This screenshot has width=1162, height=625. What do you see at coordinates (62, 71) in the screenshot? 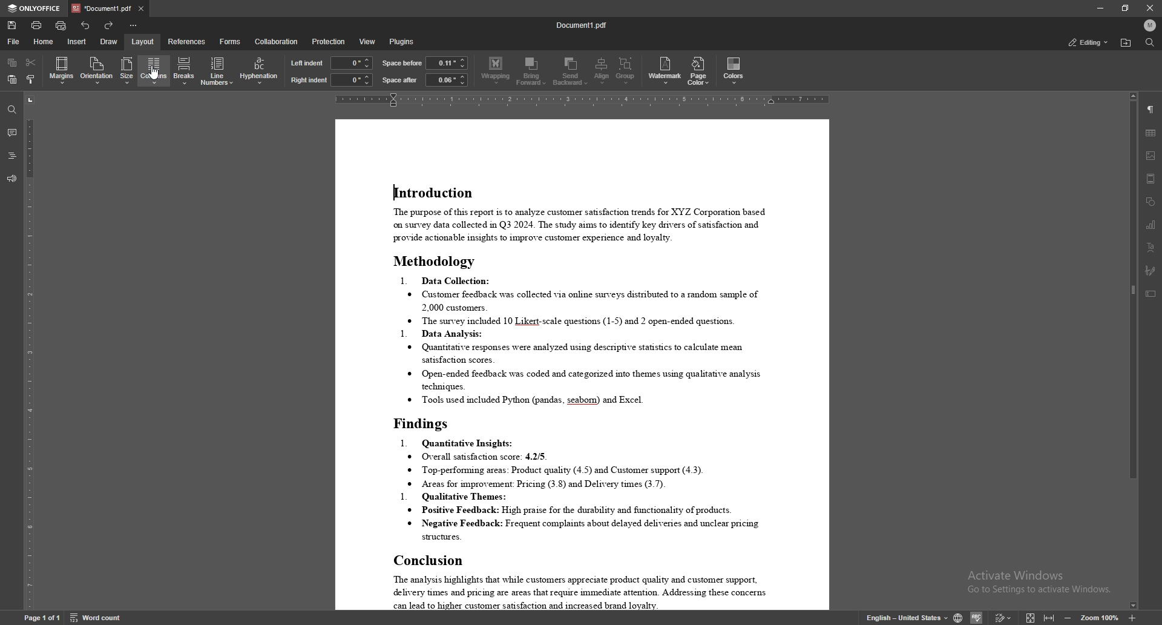
I see `margins` at bounding box center [62, 71].